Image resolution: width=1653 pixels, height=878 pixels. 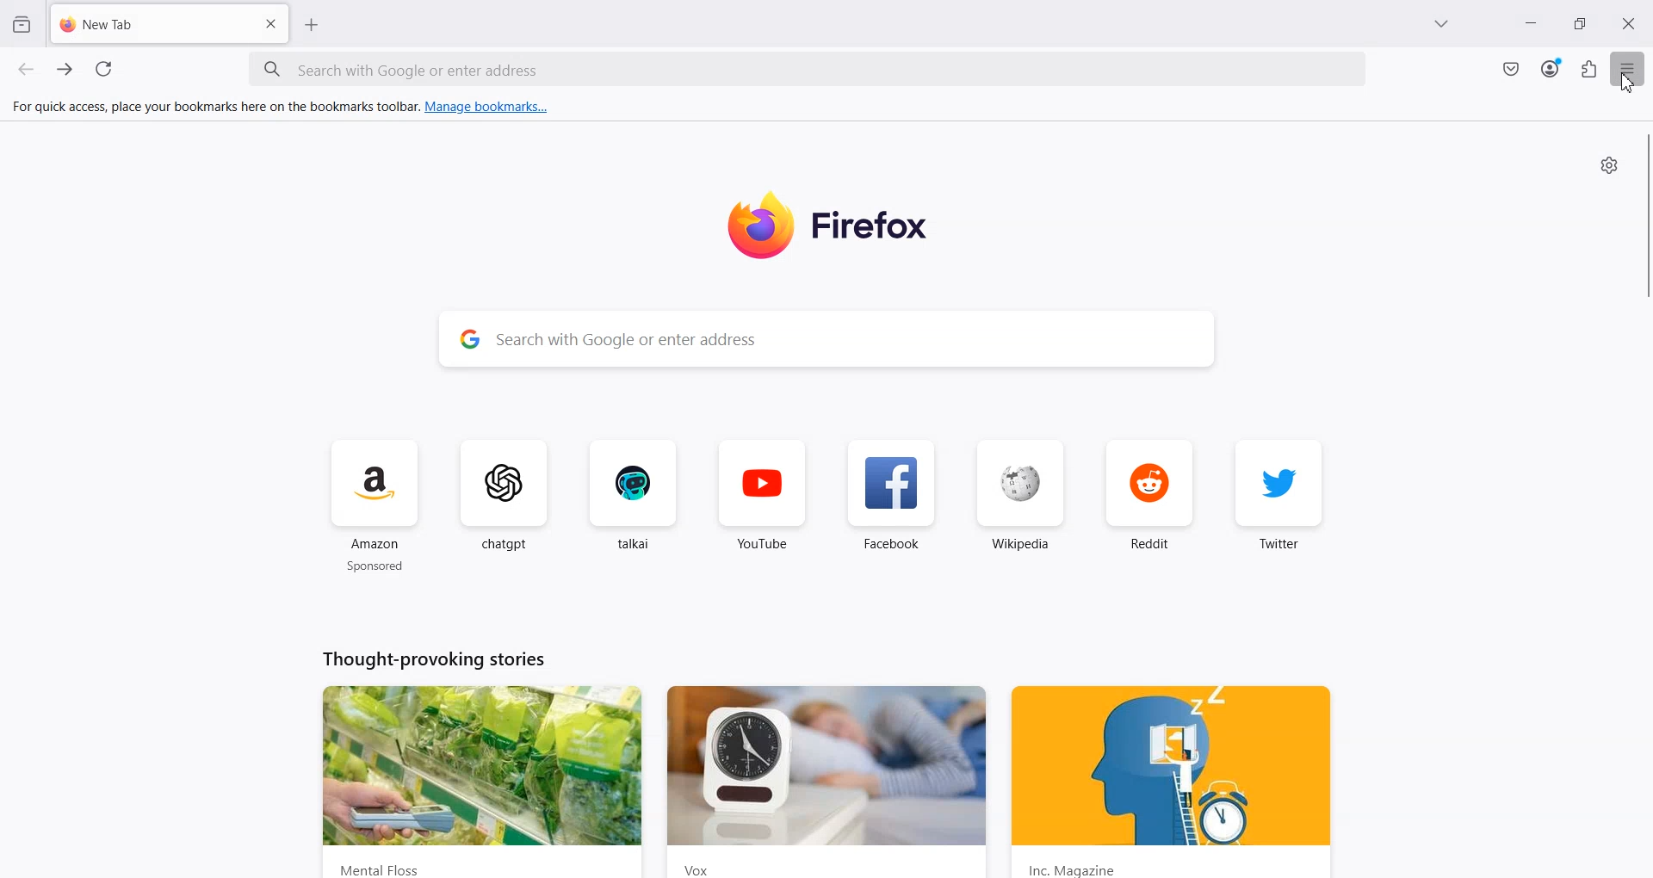 What do you see at coordinates (1643, 217) in the screenshot?
I see `Vertical scroll bar` at bounding box center [1643, 217].